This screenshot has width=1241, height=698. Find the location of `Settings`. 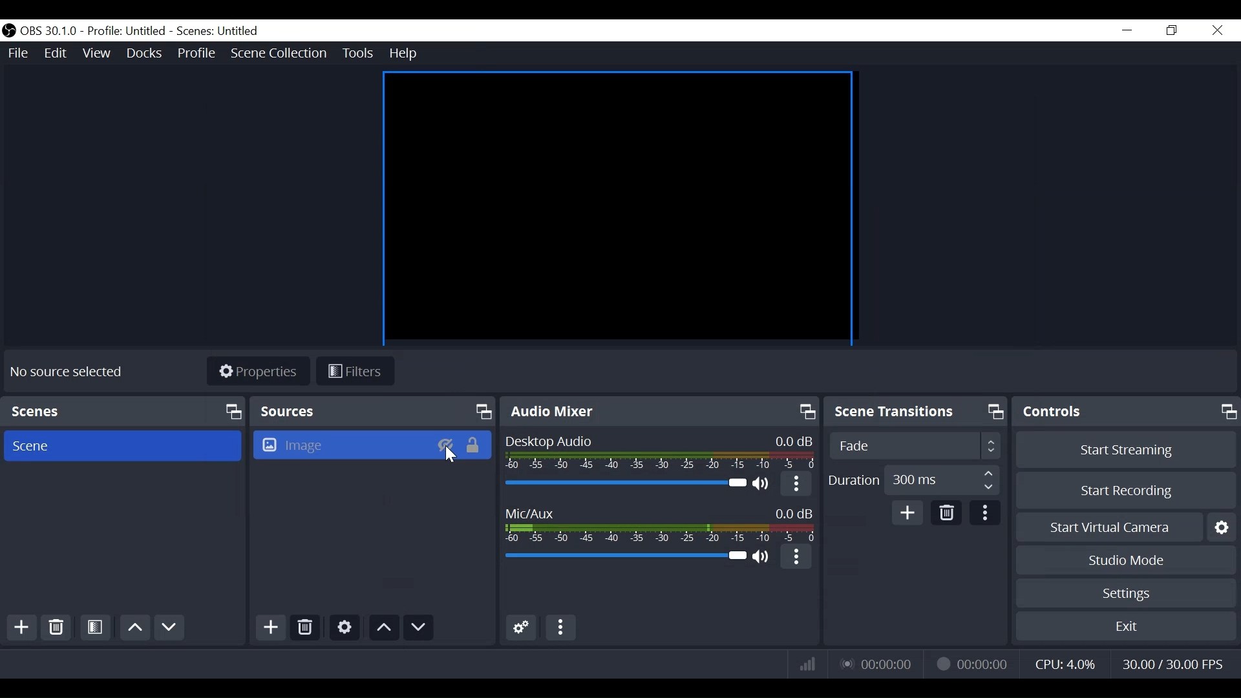

Settings is located at coordinates (345, 628).